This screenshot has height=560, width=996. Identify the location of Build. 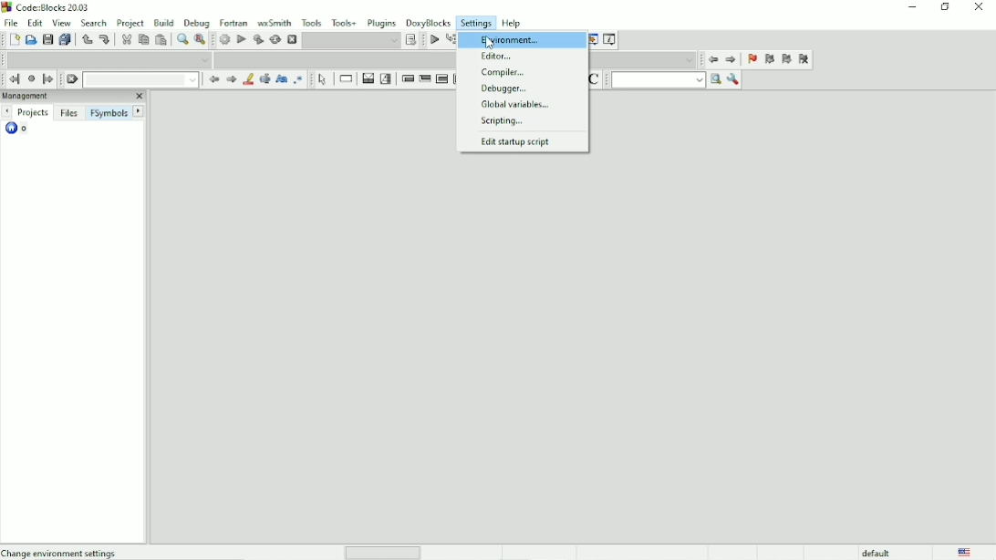
(164, 23).